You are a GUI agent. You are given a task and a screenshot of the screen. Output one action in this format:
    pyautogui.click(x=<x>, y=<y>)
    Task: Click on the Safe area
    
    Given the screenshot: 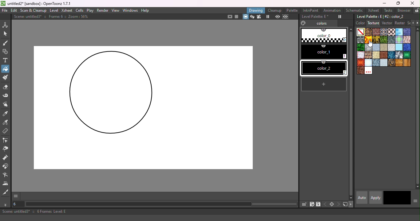 What is the action you would take?
    pyautogui.click(x=230, y=17)
    